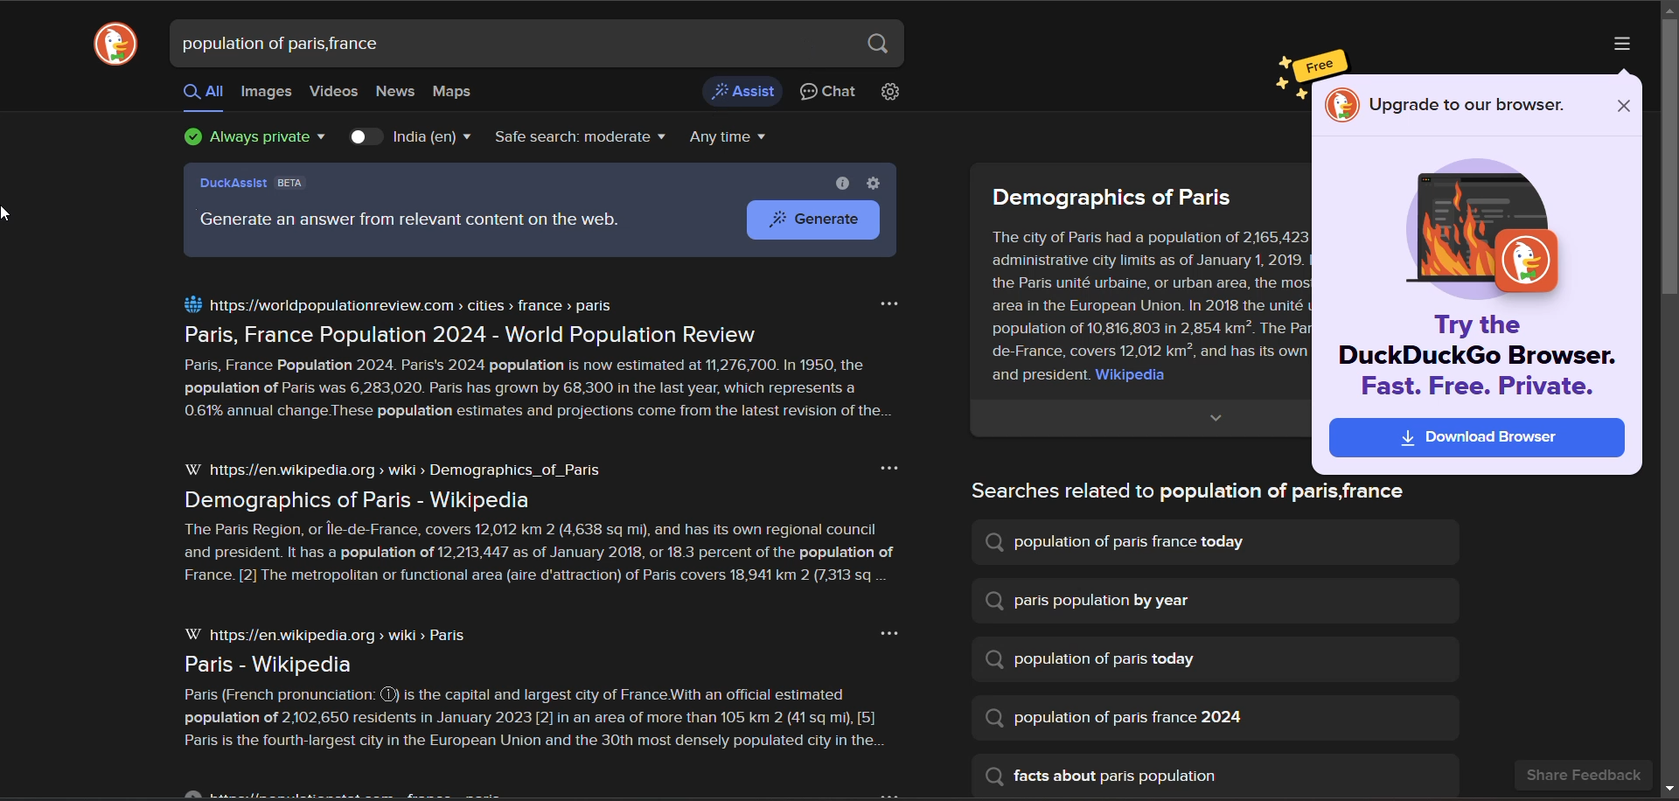  I want to click on paris population by year, so click(1089, 601).